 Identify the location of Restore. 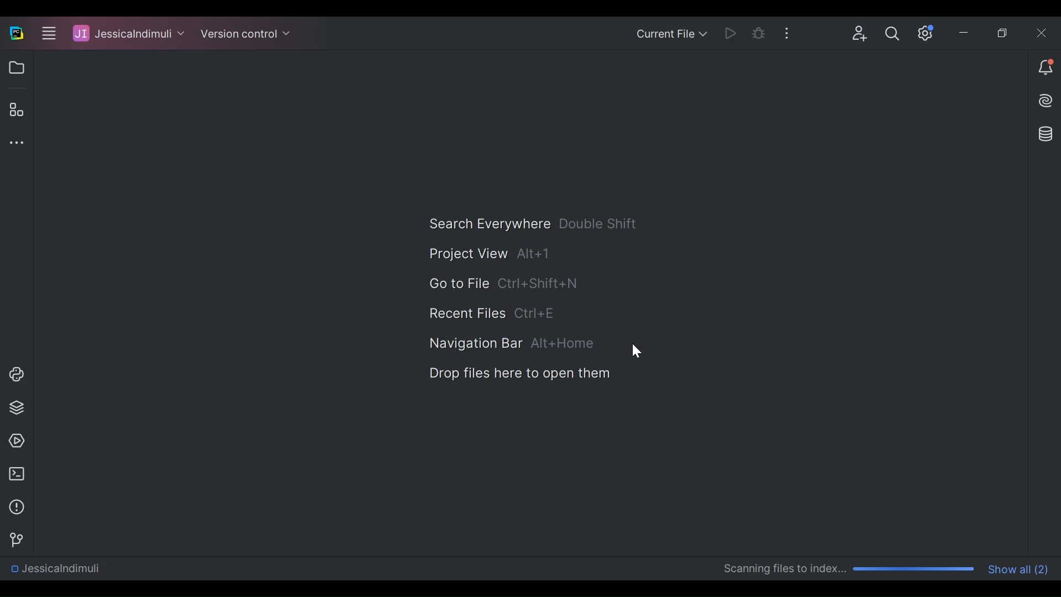
(1004, 31).